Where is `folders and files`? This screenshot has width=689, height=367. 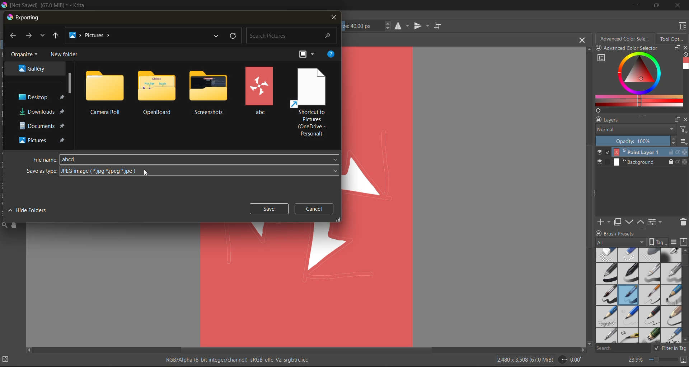 folders and files is located at coordinates (261, 90).